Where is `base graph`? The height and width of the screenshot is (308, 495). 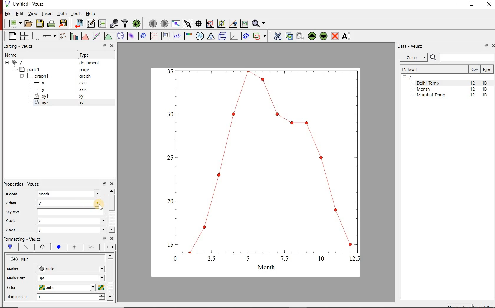 base graph is located at coordinates (35, 36).